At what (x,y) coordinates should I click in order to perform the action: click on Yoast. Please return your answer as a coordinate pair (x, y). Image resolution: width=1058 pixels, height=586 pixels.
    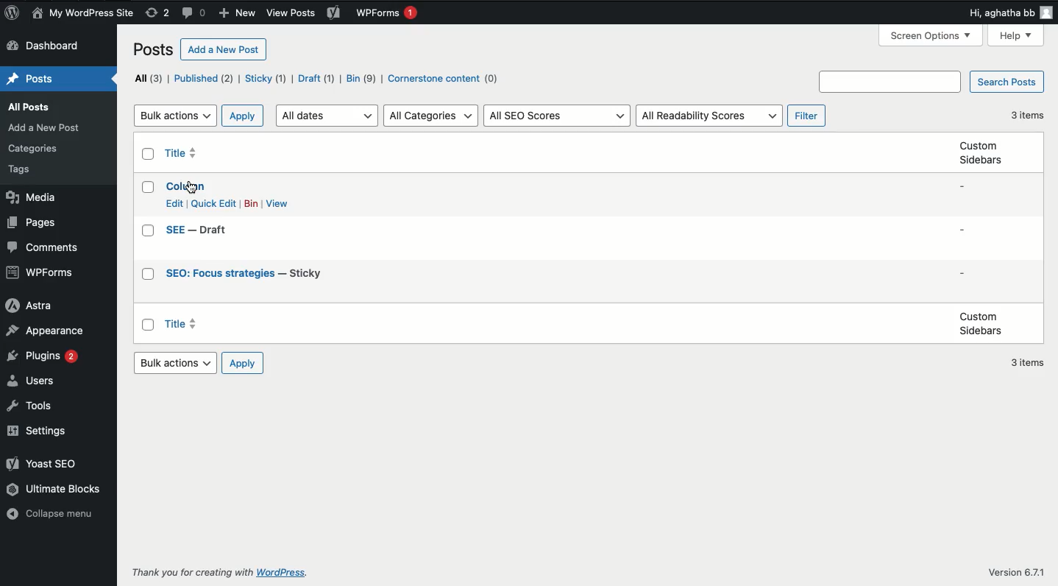
    Looking at the image, I should click on (44, 463).